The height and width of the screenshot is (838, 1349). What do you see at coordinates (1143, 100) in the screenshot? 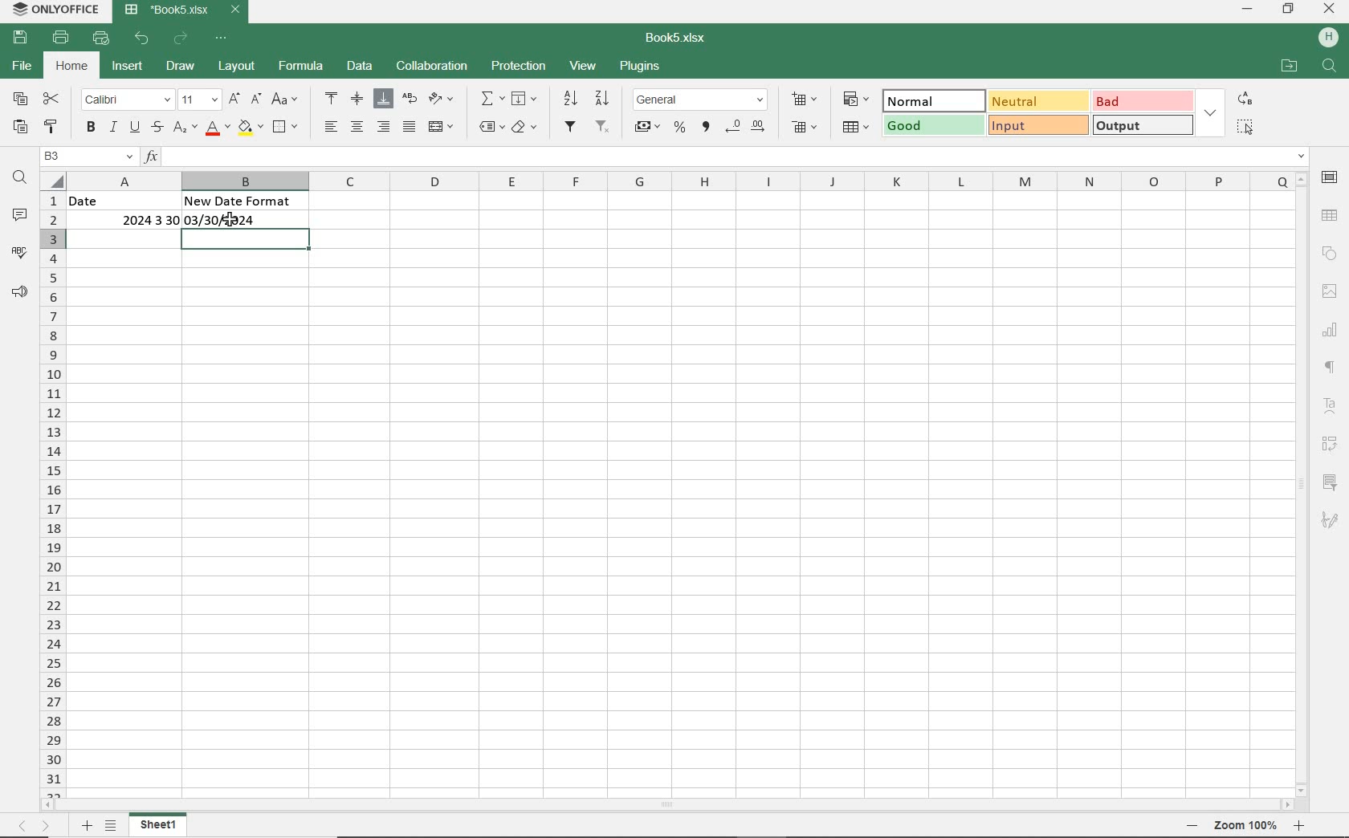
I see `BAD` at bounding box center [1143, 100].